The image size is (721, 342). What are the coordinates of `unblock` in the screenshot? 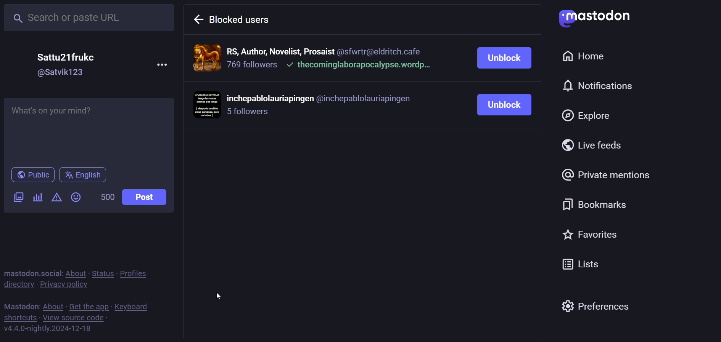 It's located at (504, 58).